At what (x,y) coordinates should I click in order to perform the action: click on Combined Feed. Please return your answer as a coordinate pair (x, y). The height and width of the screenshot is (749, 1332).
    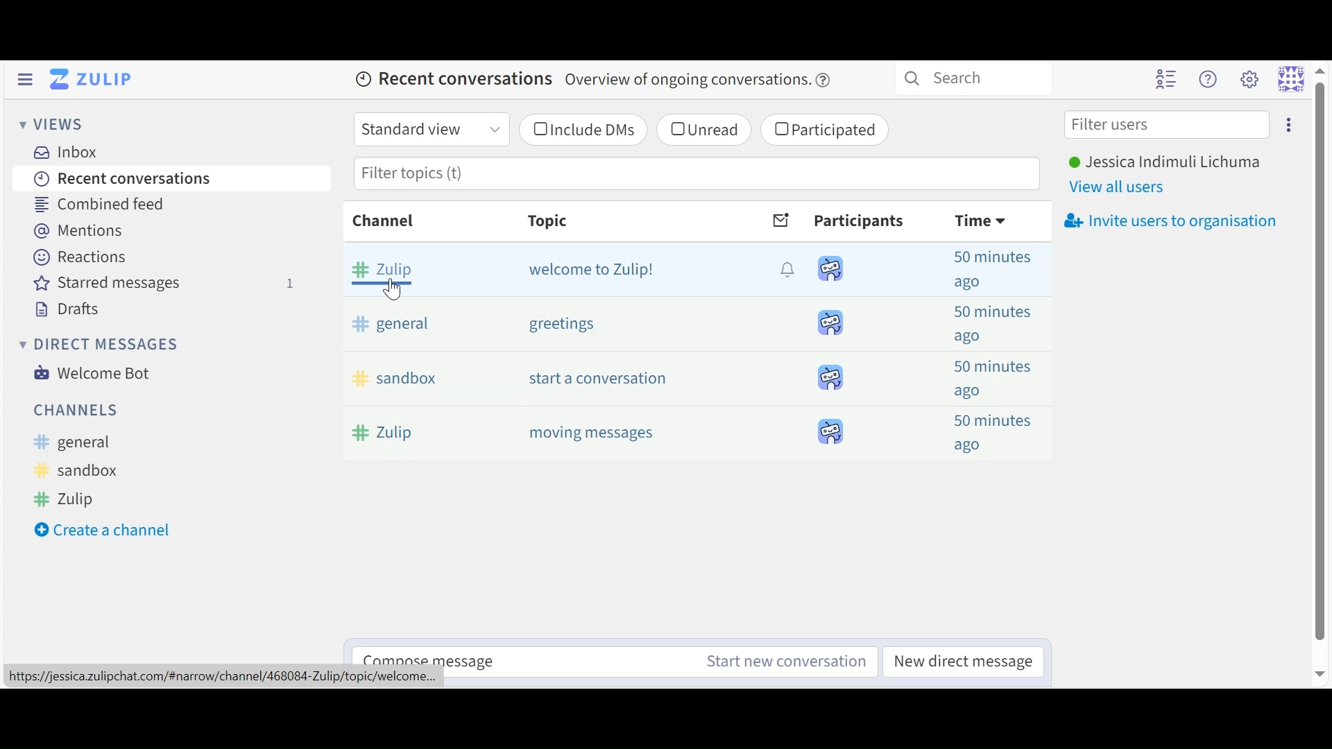
    Looking at the image, I should click on (93, 205).